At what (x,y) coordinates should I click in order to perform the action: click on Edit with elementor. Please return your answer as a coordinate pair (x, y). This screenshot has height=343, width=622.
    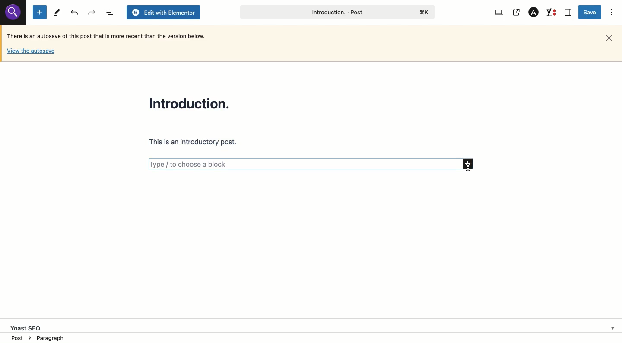
    Looking at the image, I should click on (163, 13).